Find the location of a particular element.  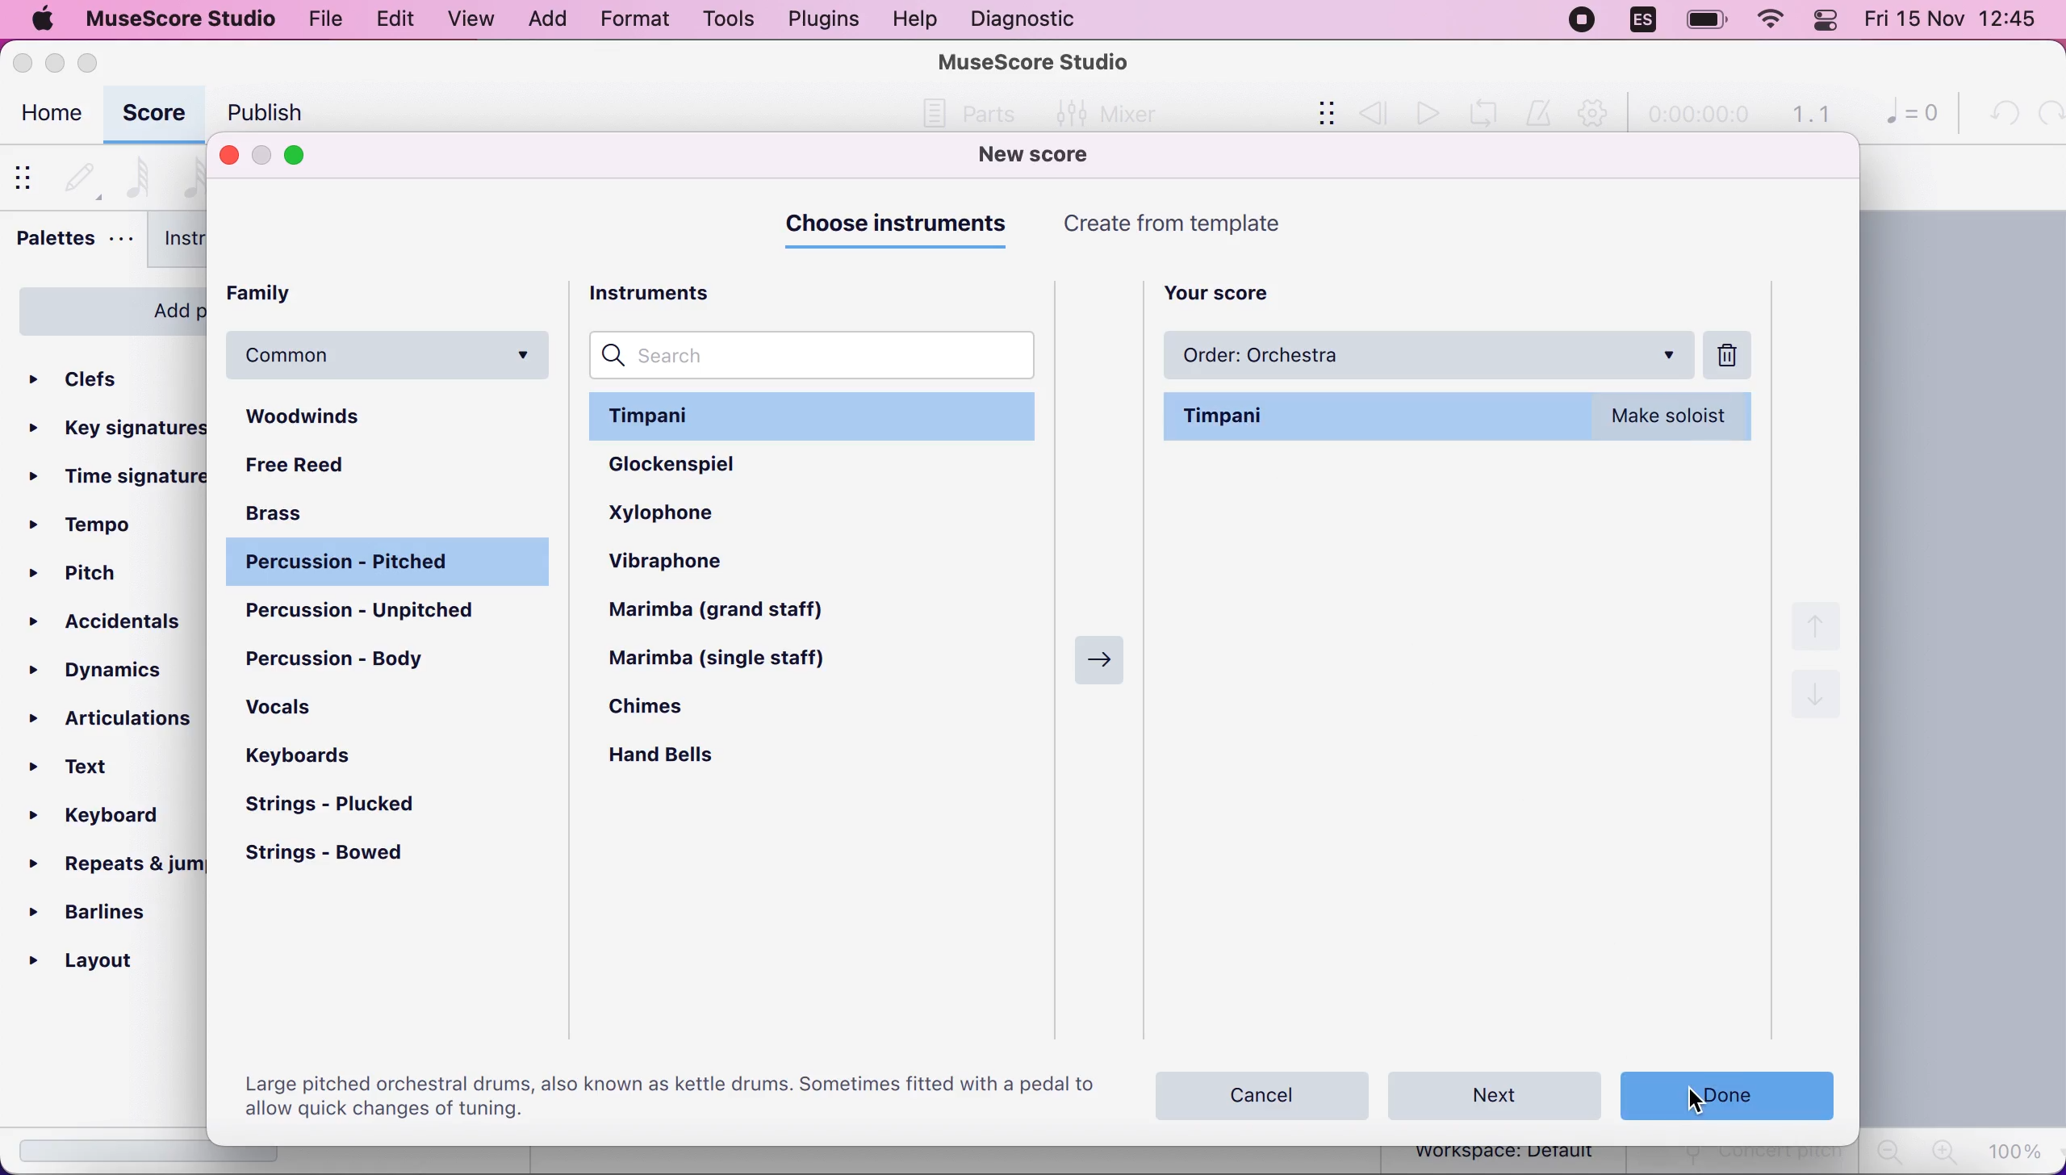

xylophone is located at coordinates (696, 511).